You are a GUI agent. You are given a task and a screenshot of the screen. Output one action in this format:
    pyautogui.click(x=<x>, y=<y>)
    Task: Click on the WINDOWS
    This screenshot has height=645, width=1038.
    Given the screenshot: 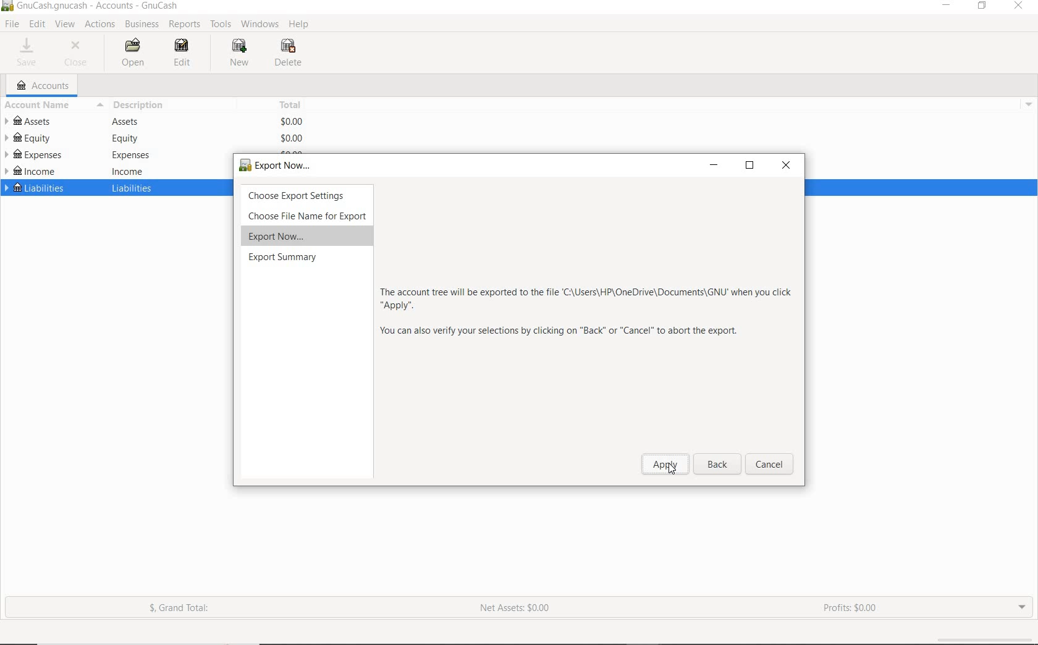 What is the action you would take?
    pyautogui.click(x=258, y=25)
    